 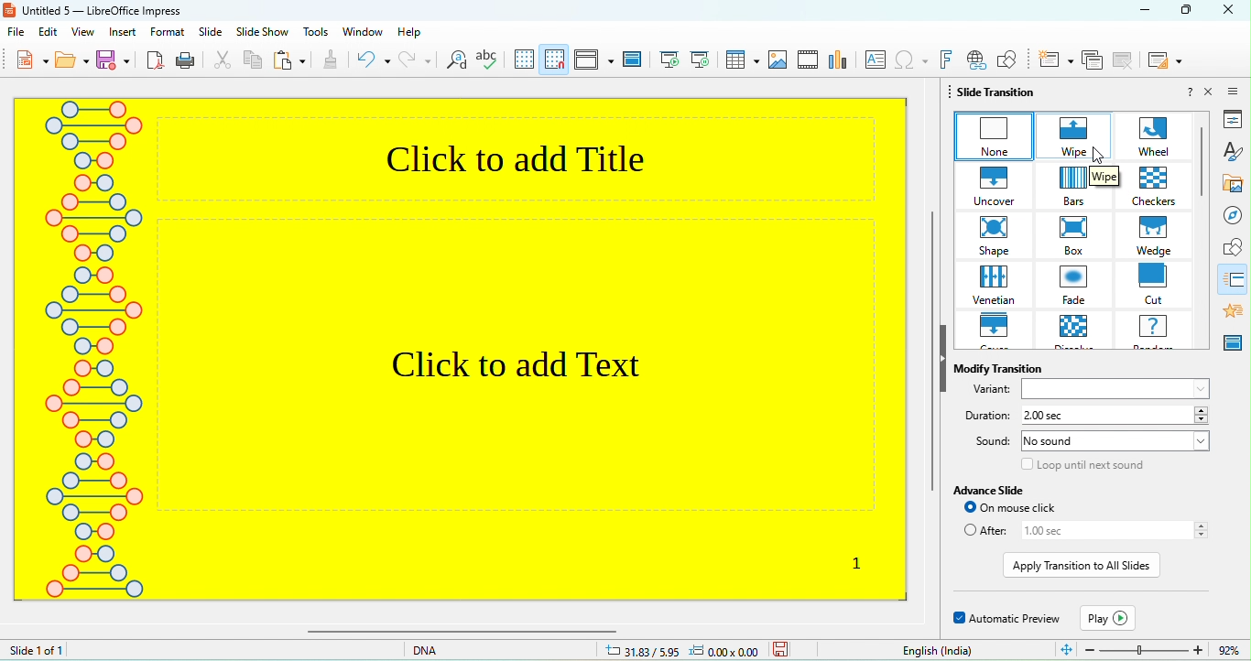 I want to click on vedio, so click(x=809, y=60).